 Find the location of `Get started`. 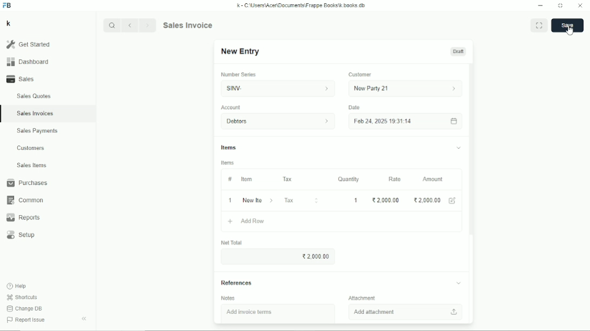

Get started is located at coordinates (28, 44).